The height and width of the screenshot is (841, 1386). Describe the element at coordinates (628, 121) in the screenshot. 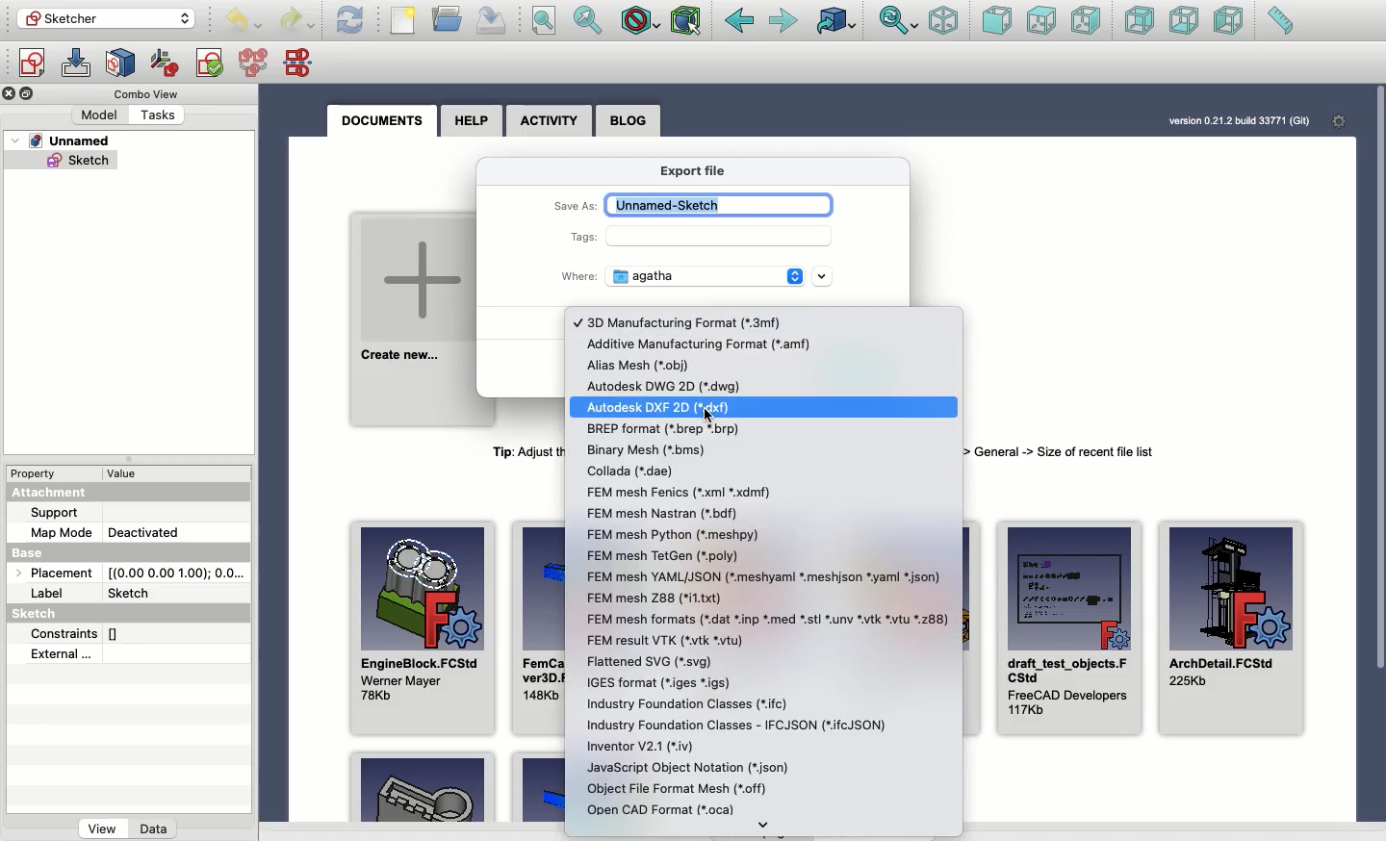

I see `Blog` at that location.